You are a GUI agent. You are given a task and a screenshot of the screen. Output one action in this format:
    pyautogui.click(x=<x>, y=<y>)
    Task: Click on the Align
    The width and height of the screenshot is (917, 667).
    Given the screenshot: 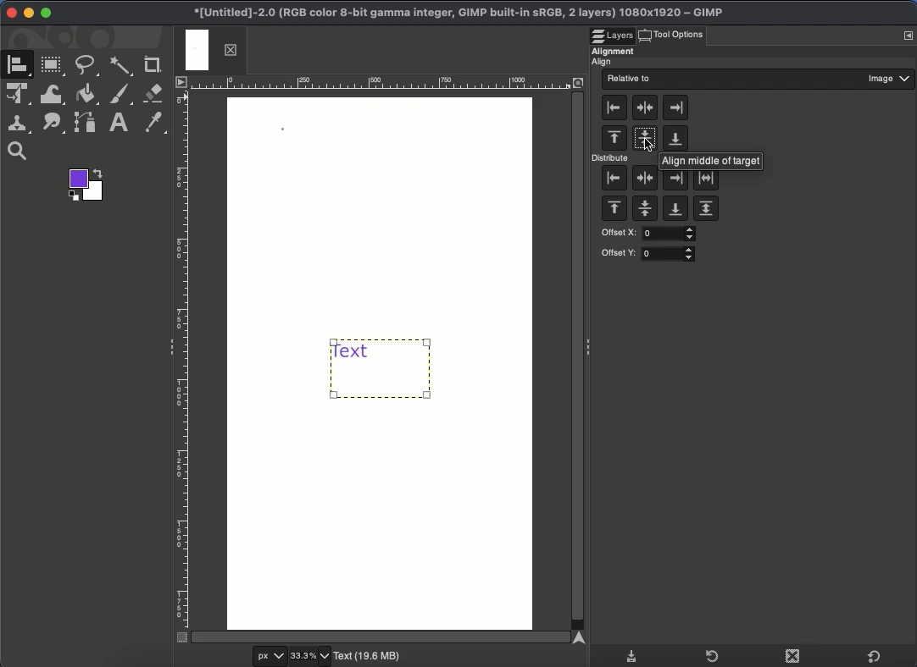 What is the action you would take?
    pyautogui.click(x=609, y=62)
    